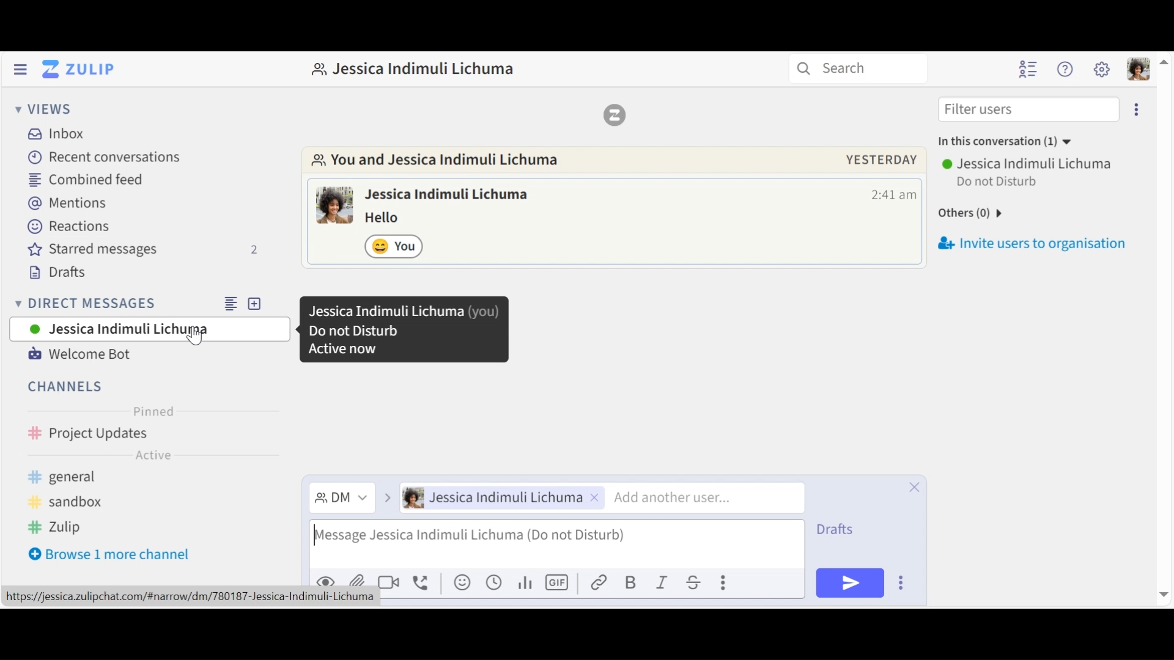 Image resolution: width=1174 pixels, height=660 pixels. Describe the element at coordinates (153, 411) in the screenshot. I see `Pinned` at that location.